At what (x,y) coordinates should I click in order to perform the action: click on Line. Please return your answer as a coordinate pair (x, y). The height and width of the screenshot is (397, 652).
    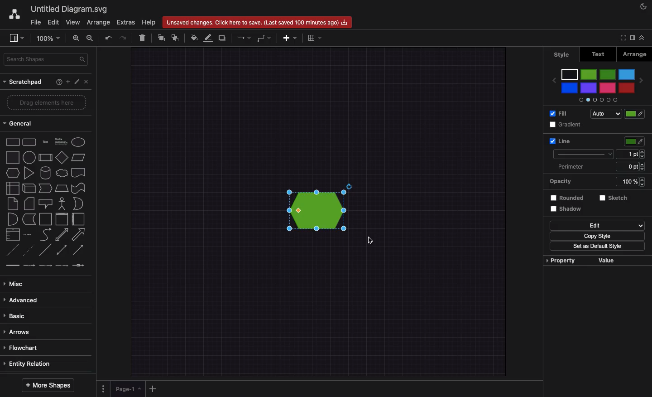
    Looking at the image, I should click on (562, 141).